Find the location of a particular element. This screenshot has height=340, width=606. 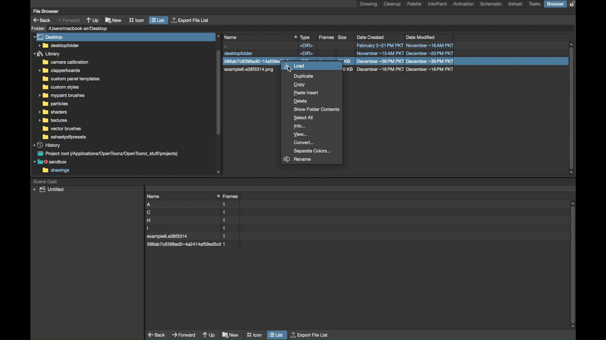

convert is located at coordinates (305, 143).